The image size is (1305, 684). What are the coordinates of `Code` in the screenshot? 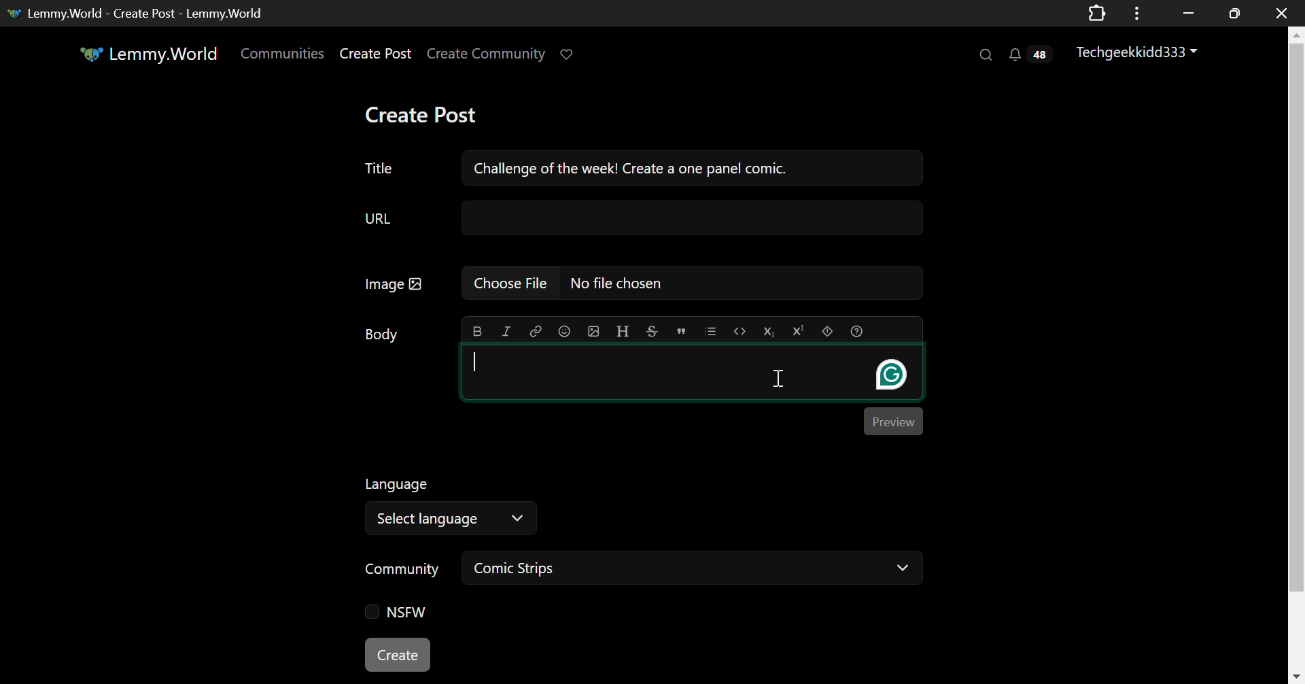 It's located at (739, 330).